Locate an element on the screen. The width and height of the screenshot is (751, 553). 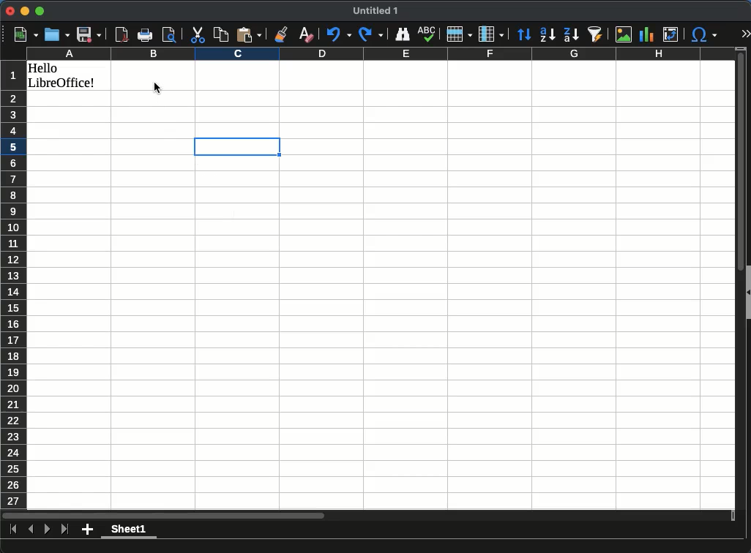
untitled 1 is located at coordinates (376, 12).